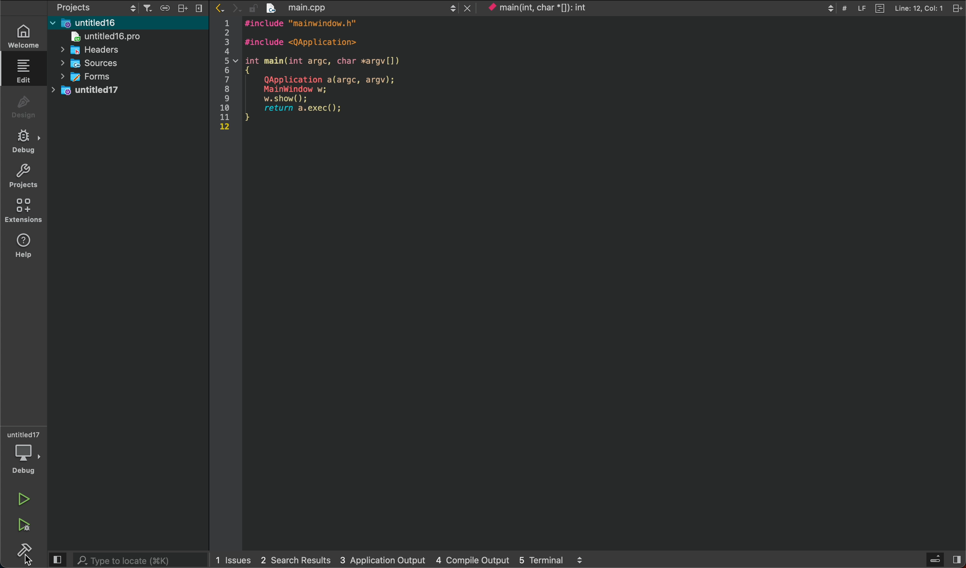  I want to click on run and debug, so click(22, 525).